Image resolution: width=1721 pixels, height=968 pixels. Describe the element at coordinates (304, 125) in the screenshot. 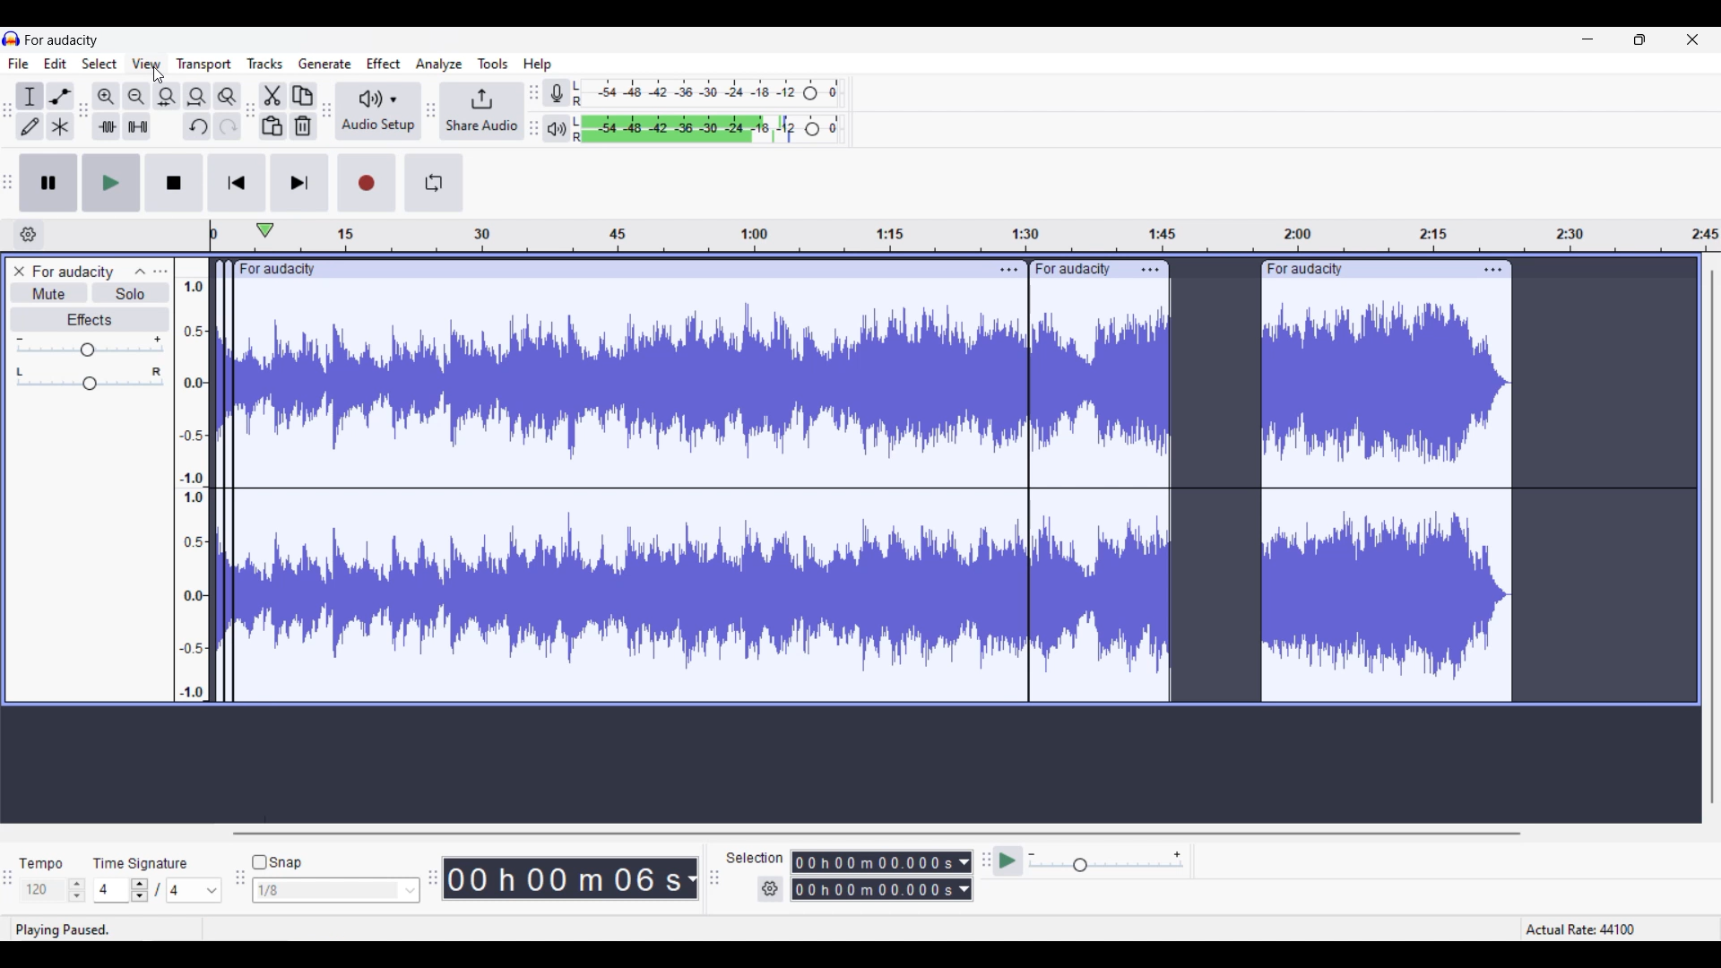

I see `Delete` at that location.